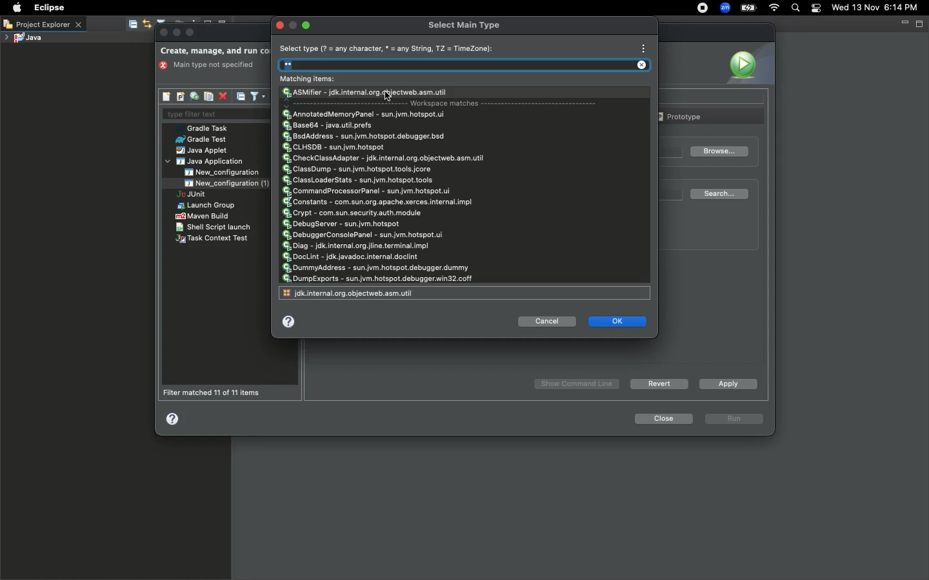  What do you see at coordinates (386, 159) in the screenshot?
I see `CheckClassAdapter - jdk.internal.org.objectweb.asm.util` at bounding box center [386, 159].